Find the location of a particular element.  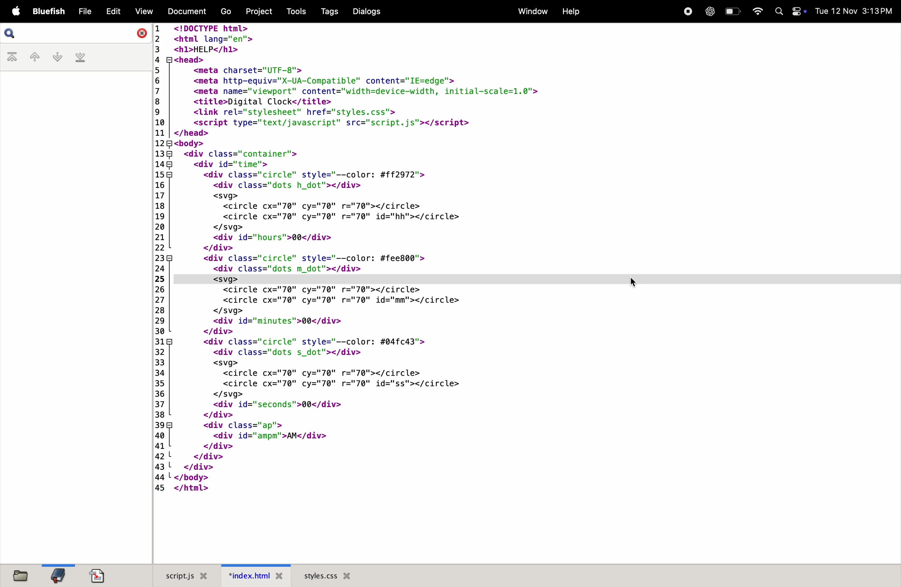

project is located at coordinates (257, 11).